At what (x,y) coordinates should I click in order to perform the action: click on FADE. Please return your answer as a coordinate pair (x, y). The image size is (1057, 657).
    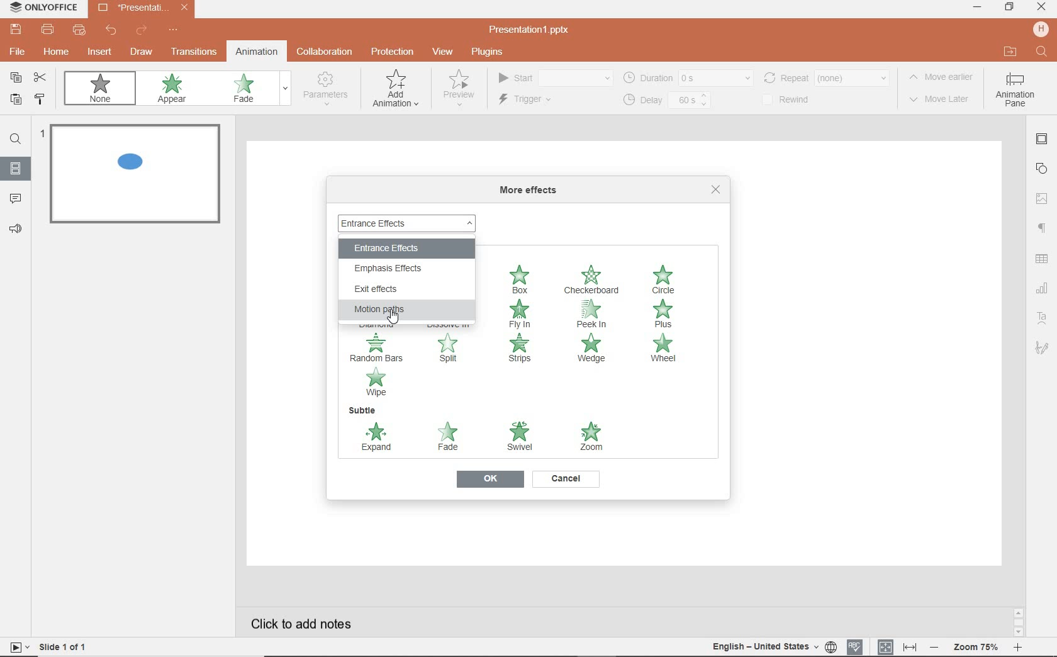
    Looking at the image, I should click on (451, 438).